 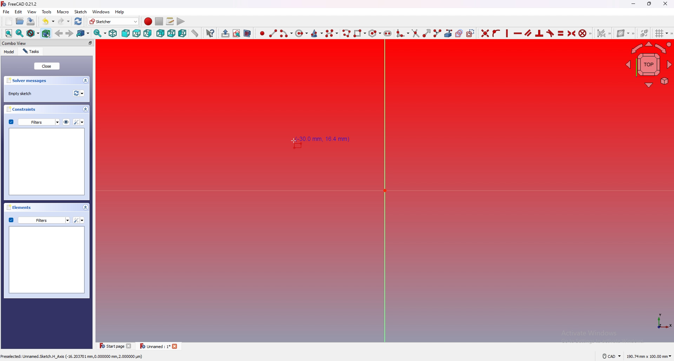 I want to click on stop macro, so click(x=159, y=21).